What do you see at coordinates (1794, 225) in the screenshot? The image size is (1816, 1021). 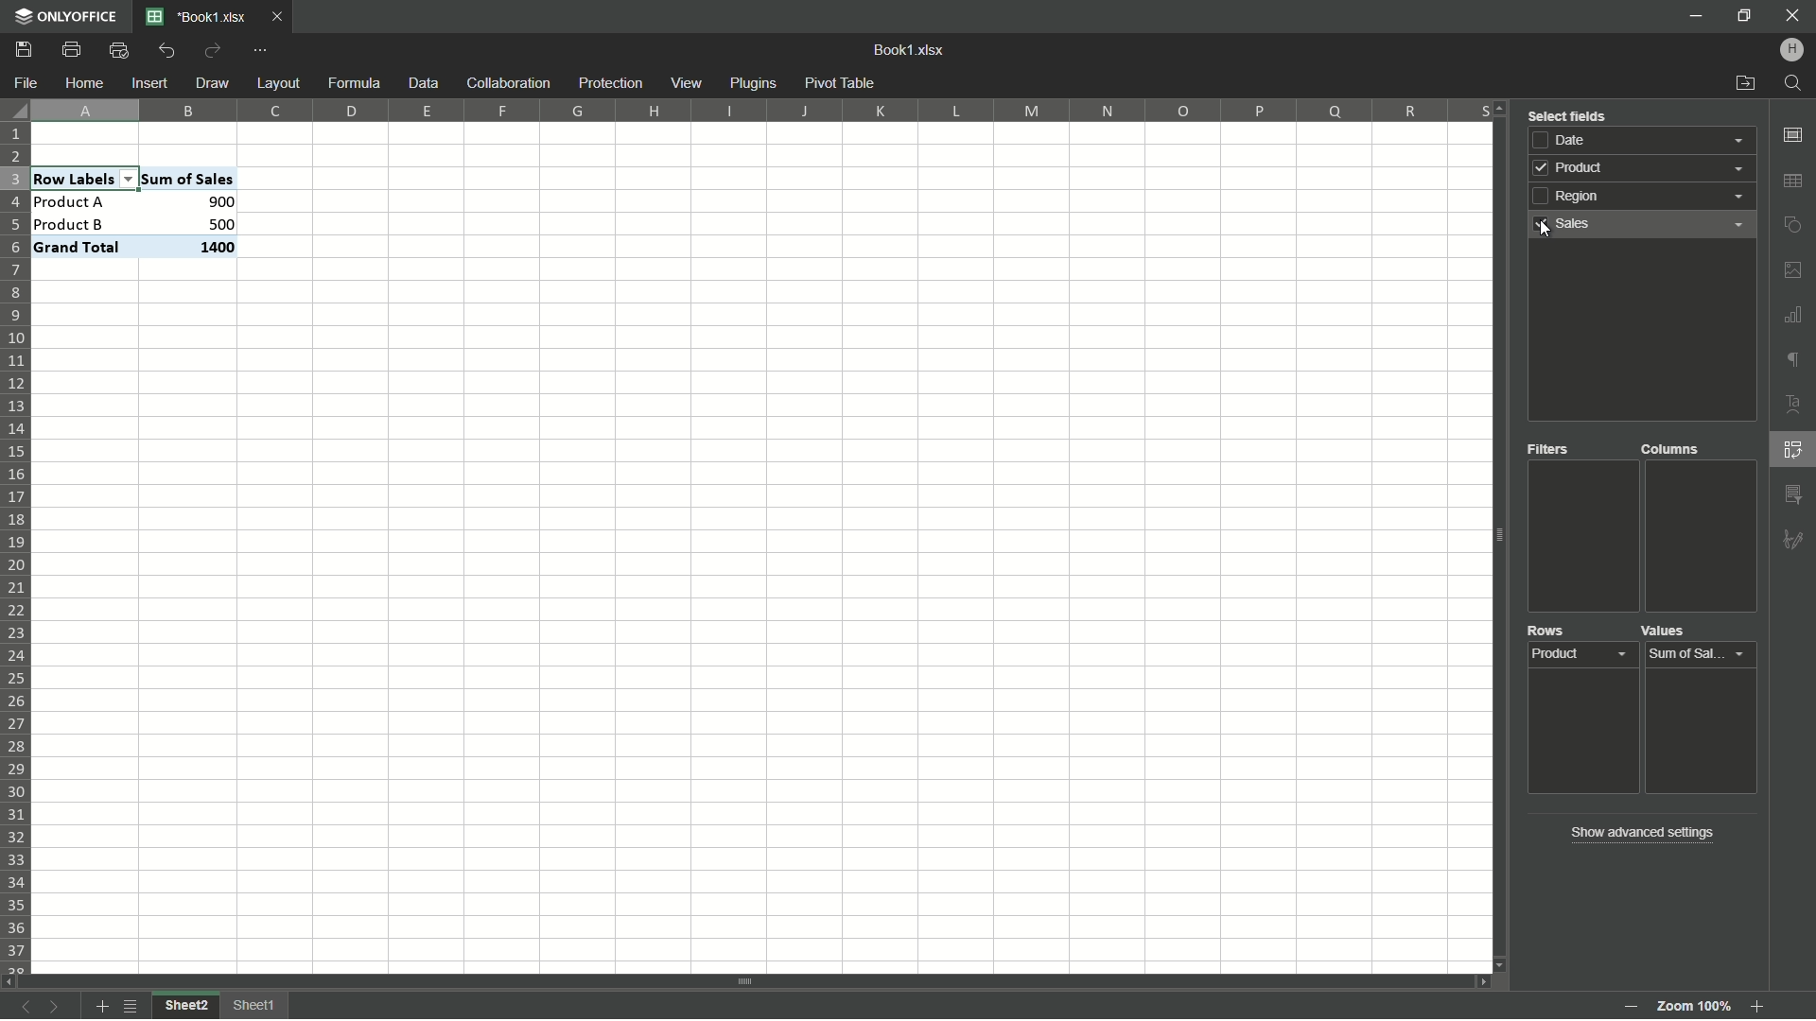 I see `insert shape` at bounding box center [1794, 225].